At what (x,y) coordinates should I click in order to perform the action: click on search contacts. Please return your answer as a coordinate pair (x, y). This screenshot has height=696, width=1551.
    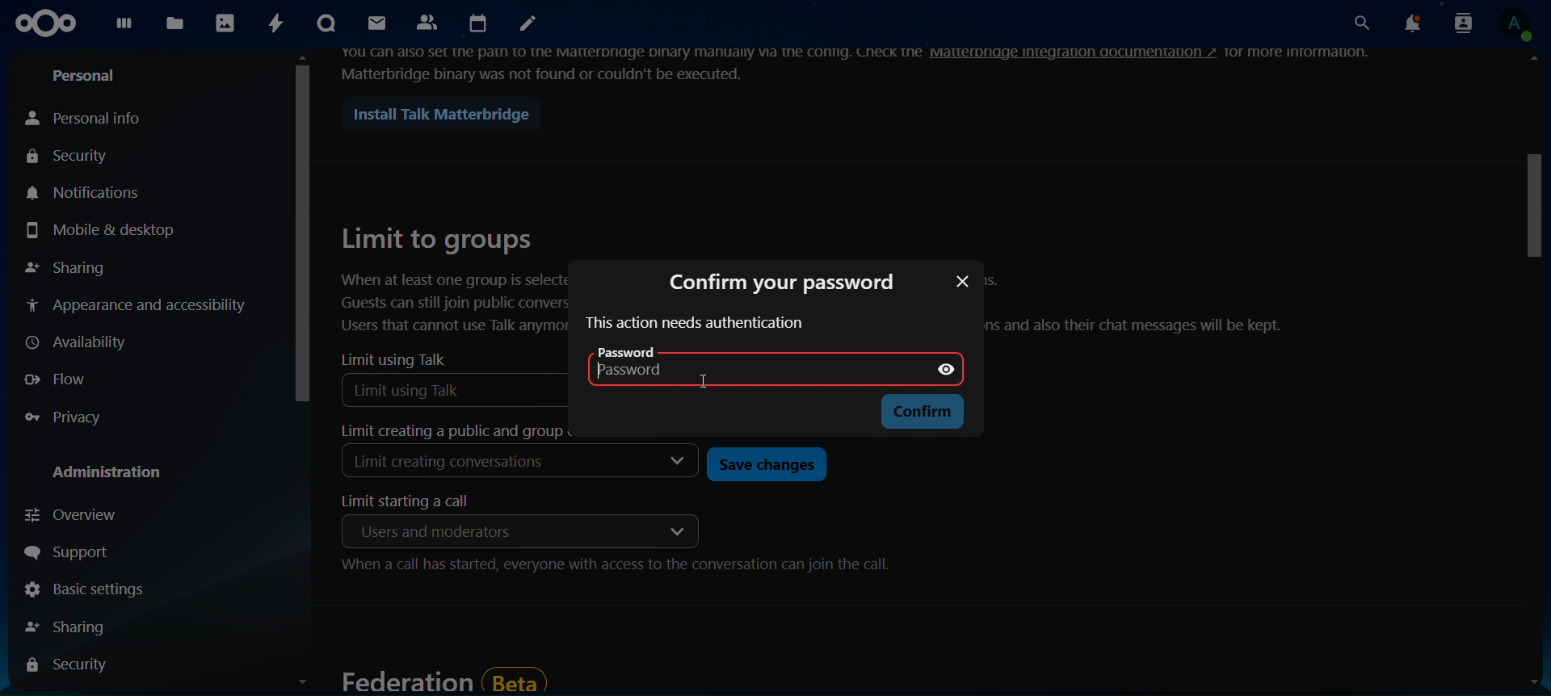
    Looking at the image, I should click on (1458, 23).